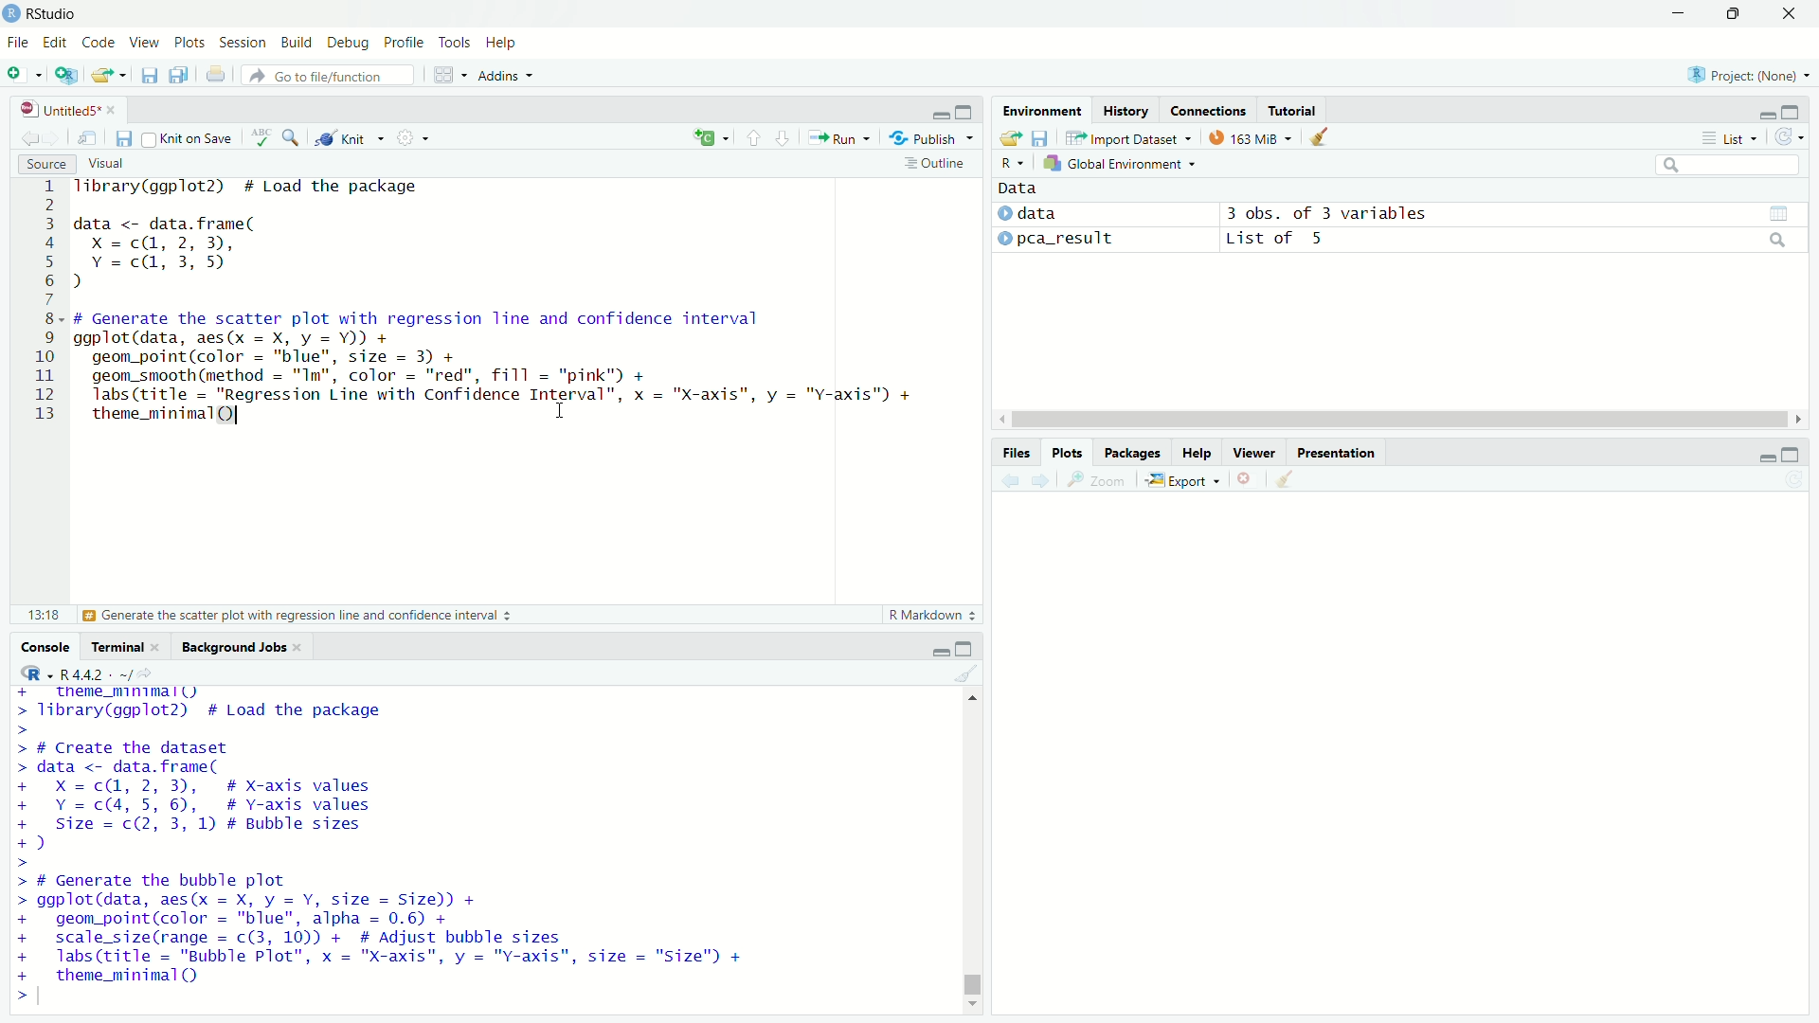 The width and height of the screenshot is (1819, 1023). I want to click on restore, so click(1735, 14).